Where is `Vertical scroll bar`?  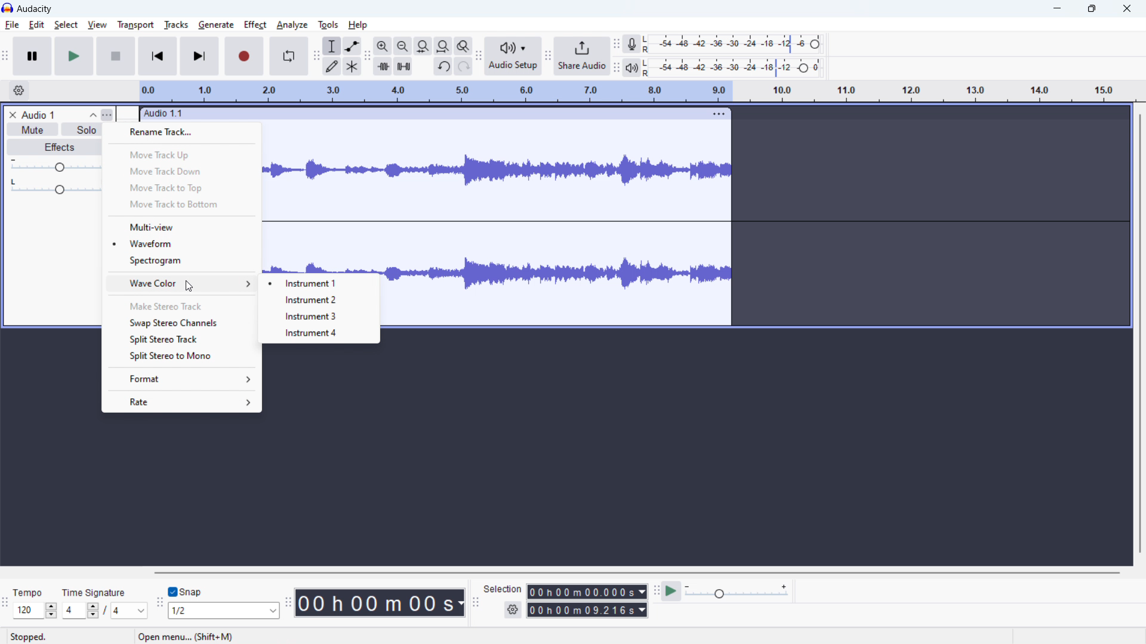 Vertical scroll bar is located at coordinates (1136, 335).